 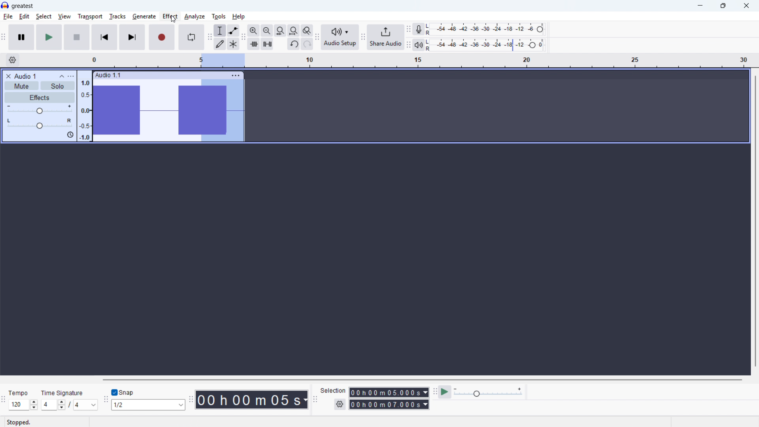 What do you see at coordinates (21, 37) in the screenshot?
I see `Pause ` at bounding box center [21, 37].